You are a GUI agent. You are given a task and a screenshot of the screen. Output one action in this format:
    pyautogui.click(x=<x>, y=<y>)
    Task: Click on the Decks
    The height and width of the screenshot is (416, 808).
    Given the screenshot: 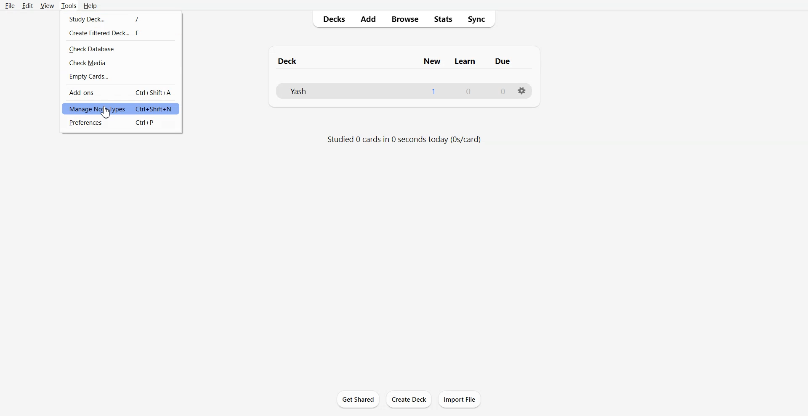 What is the action you would take?
    pyautogui.click(x=332, y=19)
    